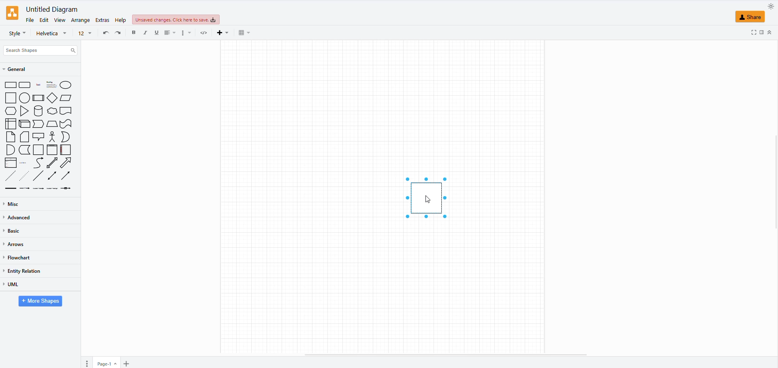  What do you see at coordinates (157, 33) in the screenshot?
I see `underline` at bounding box center [157, 33].